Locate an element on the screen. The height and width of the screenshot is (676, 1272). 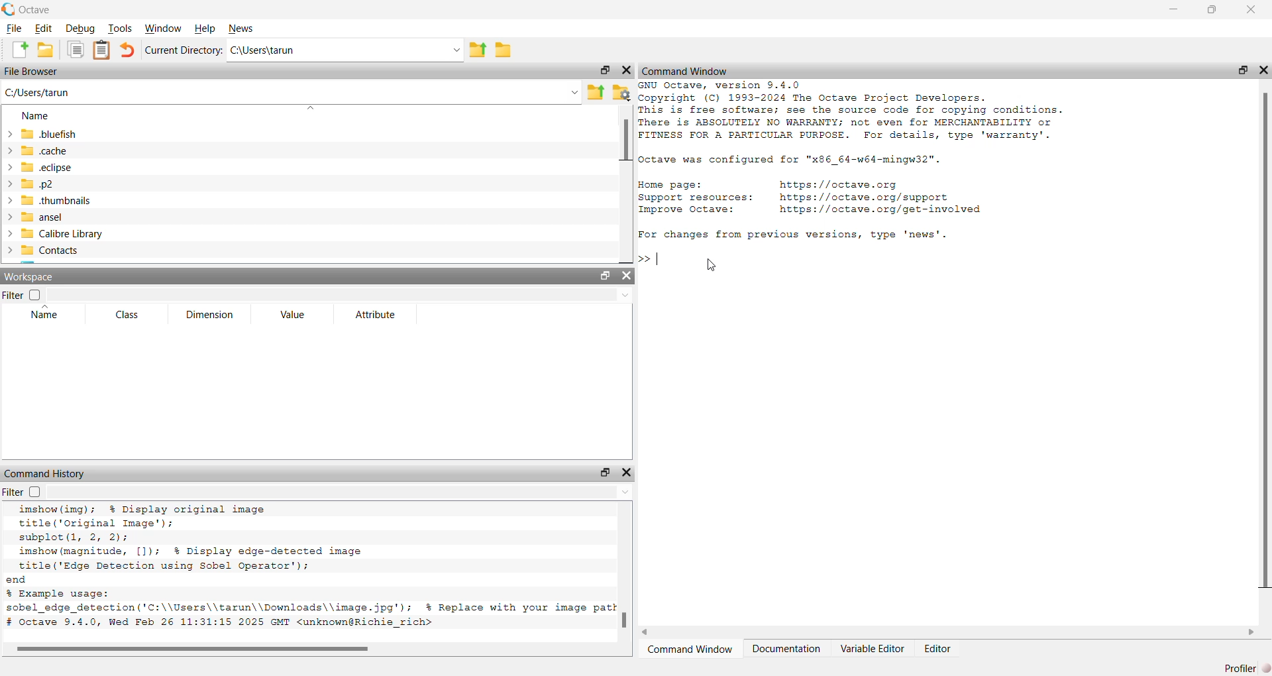
 Contacts is located at coordinates (46, 251).